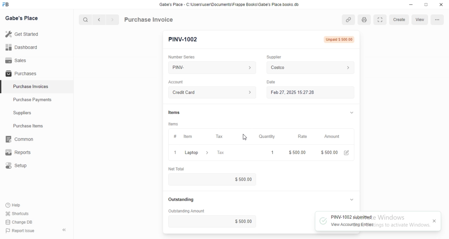 This screenshot has height=239, width=449. I want to click on Date, so click(270, 82).